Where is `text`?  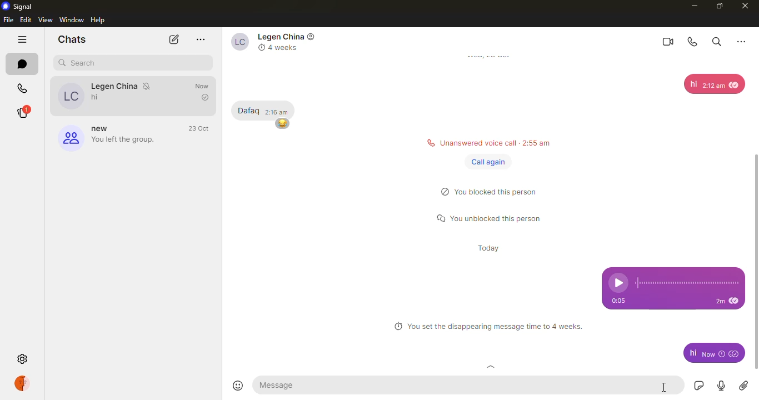 text is located at coordinates (692, 352).